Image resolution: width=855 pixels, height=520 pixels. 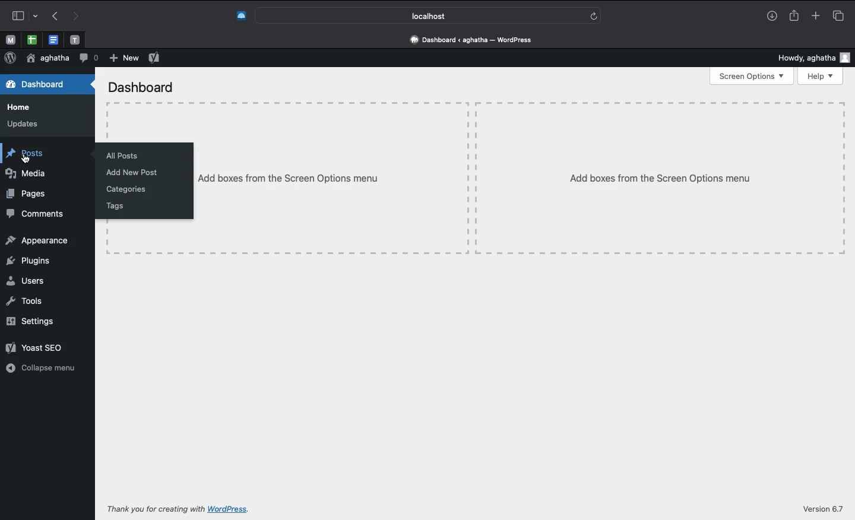 What do you see at coordinates (795, 16) in the screenshot?
I see `Share` at bounding box center [795, 16].